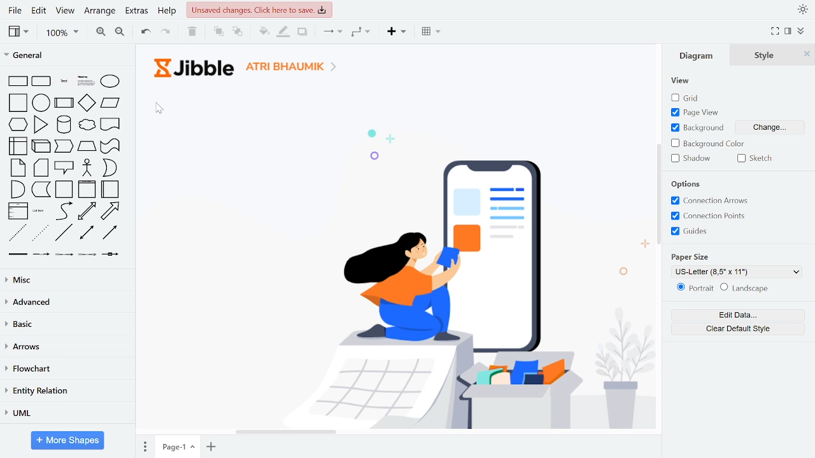  What do you see at coordinates (395, 32) in the screenshot?
I see `insert` at bounding box center [395, 32].